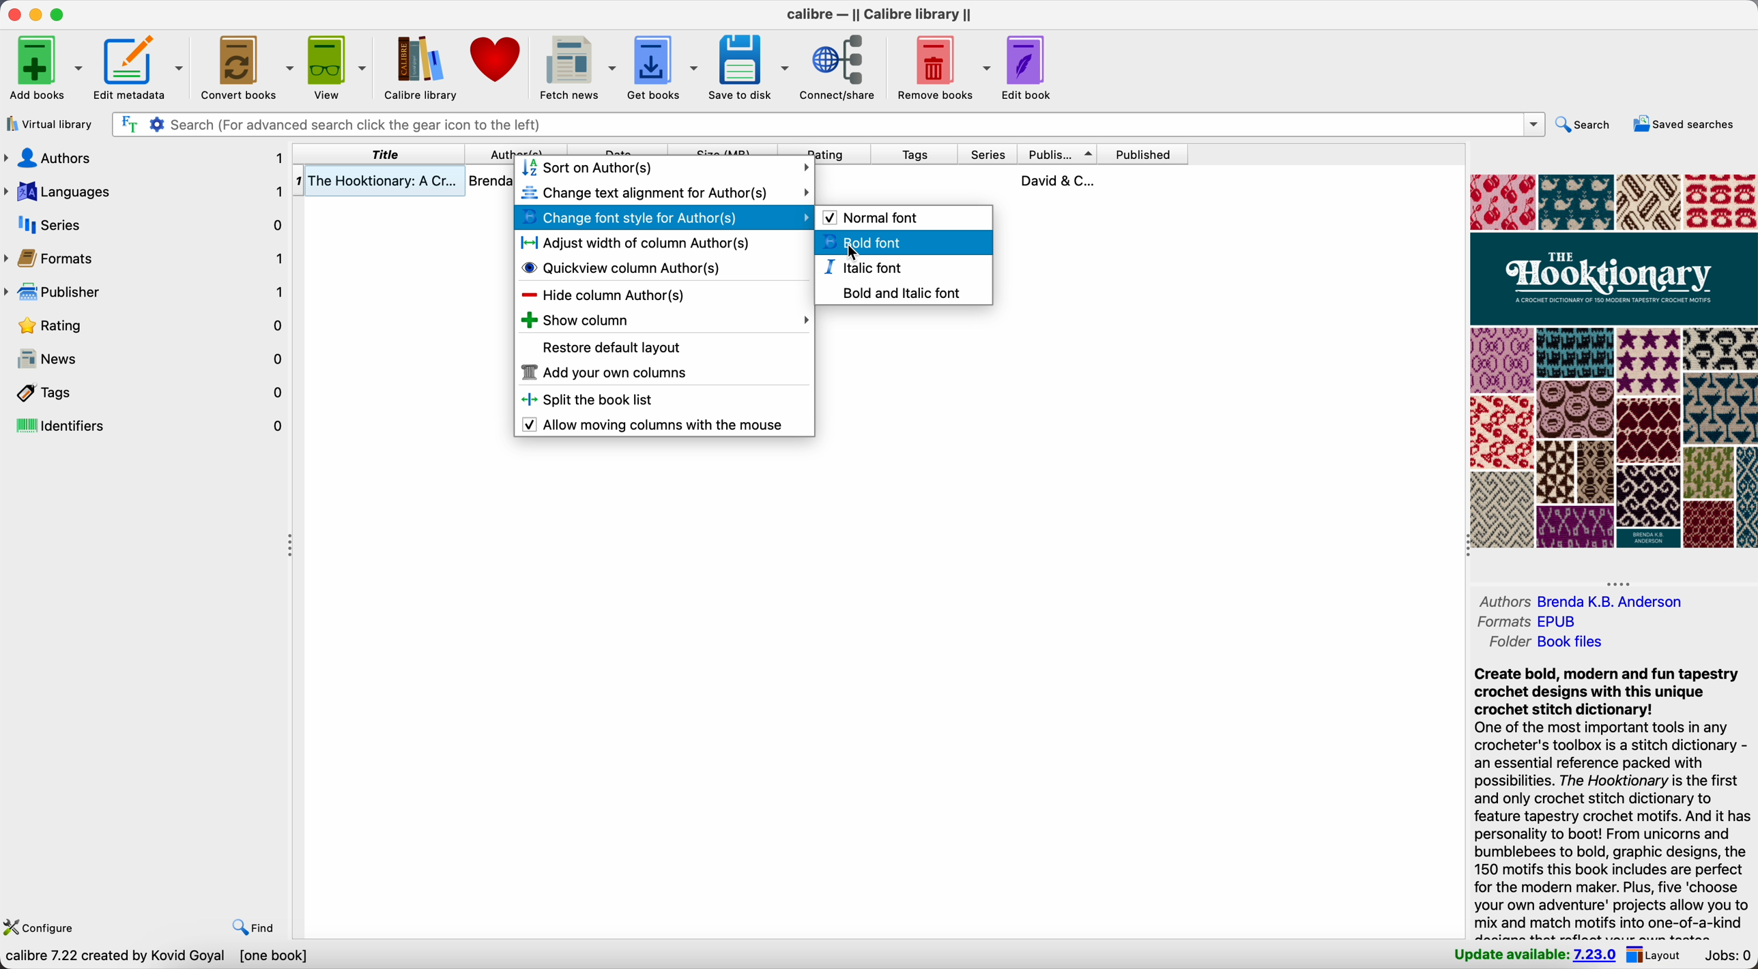 This screenshot has width=1758, height=969. Describe the element at coordinates (884, 16) in the screenshot. I see `Calibre` at that location.